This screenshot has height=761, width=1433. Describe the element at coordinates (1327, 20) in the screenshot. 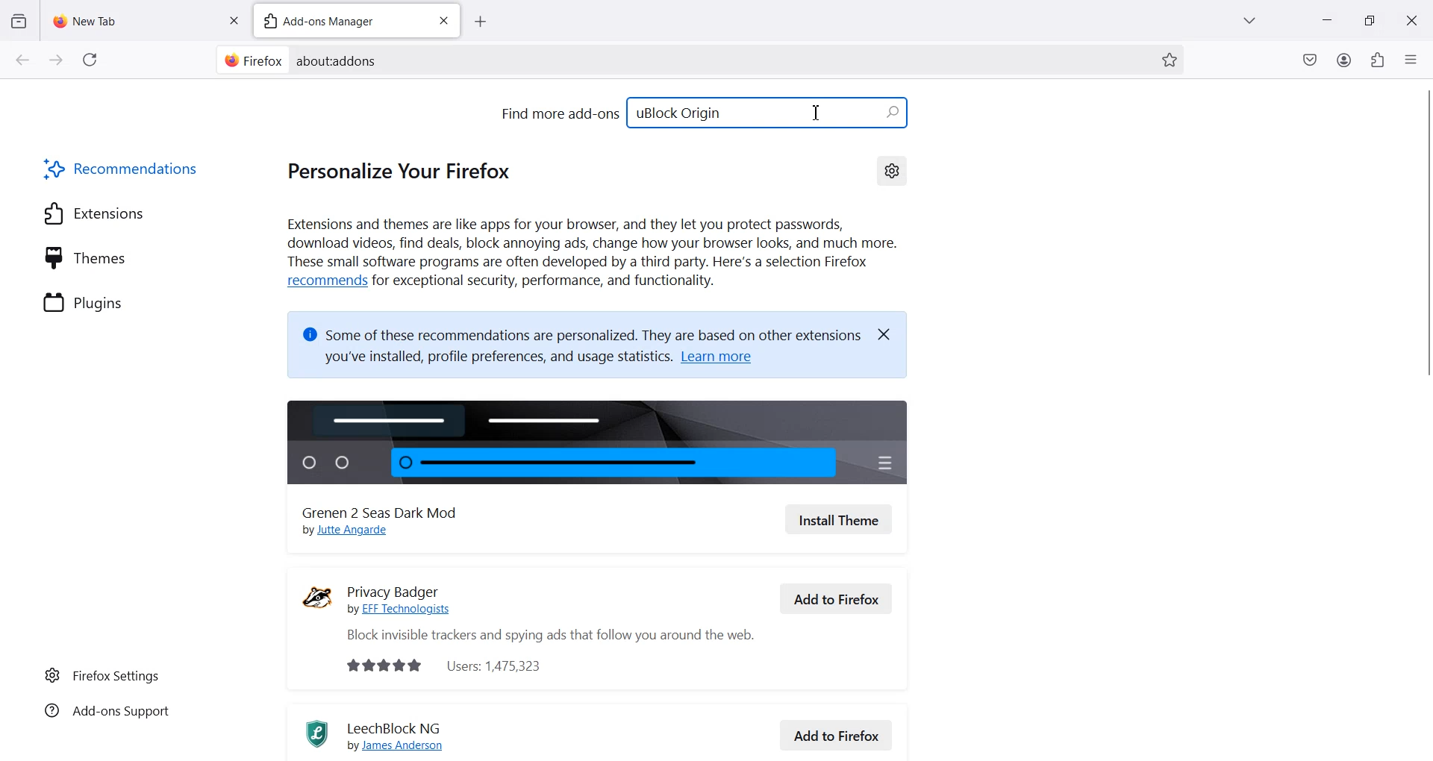

I see `Minimize` at that location.